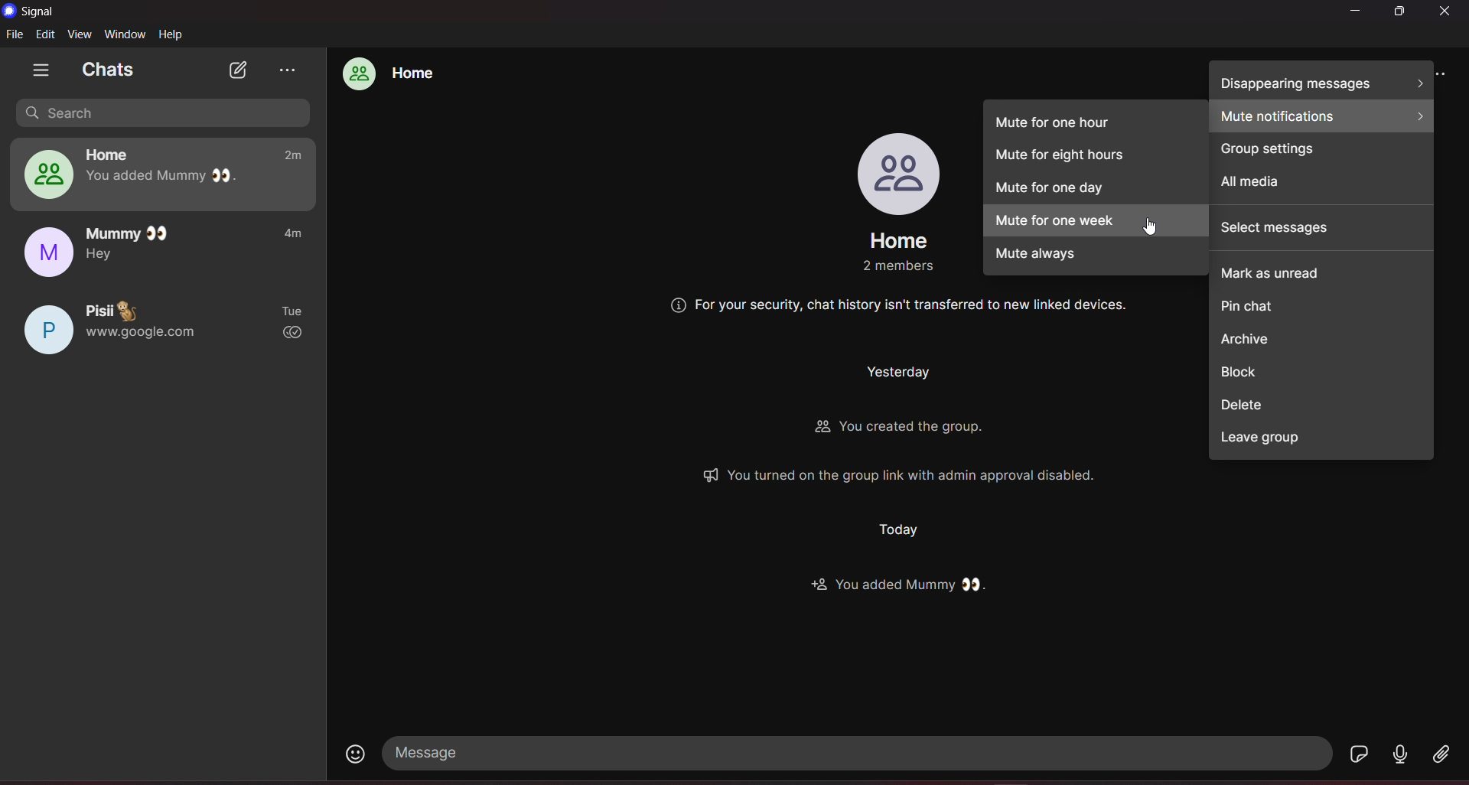 The height and width of the screenshot is (785, 1469). Describe the element at coordinates (164, 326) in the screenshot. I see `pisii chat` at that location.